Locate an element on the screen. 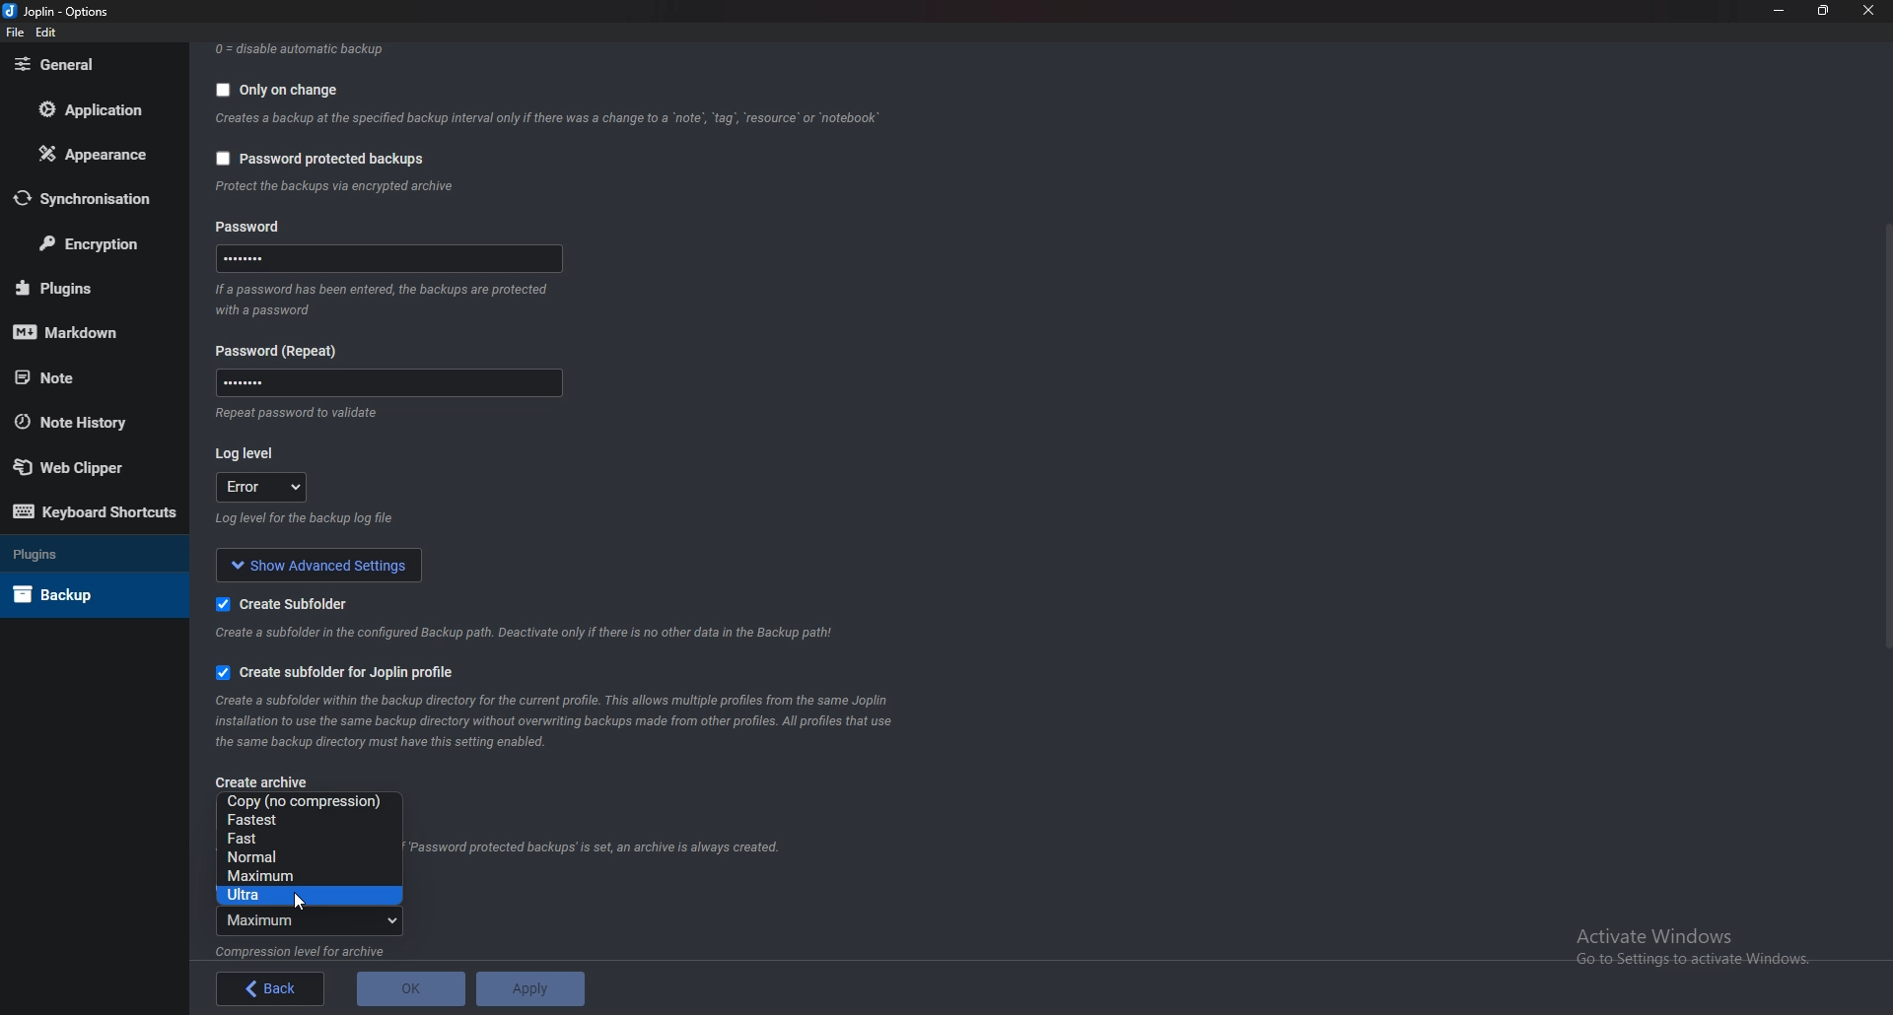 This screenshot has width=1893, height=1015. markdown is located at coordinates (87, 330).